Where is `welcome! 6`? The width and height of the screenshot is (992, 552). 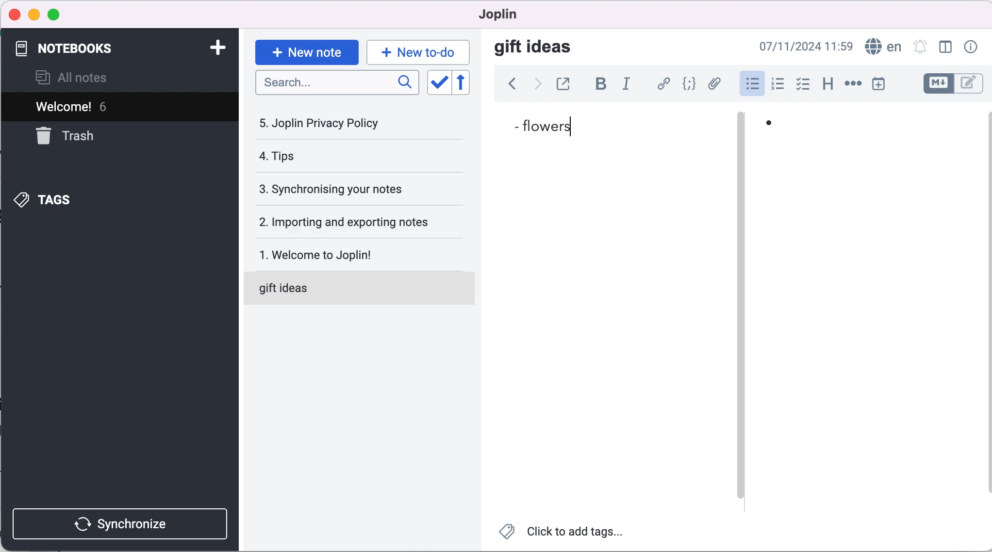 welcome! 6 is located at coordinates (116, 107).